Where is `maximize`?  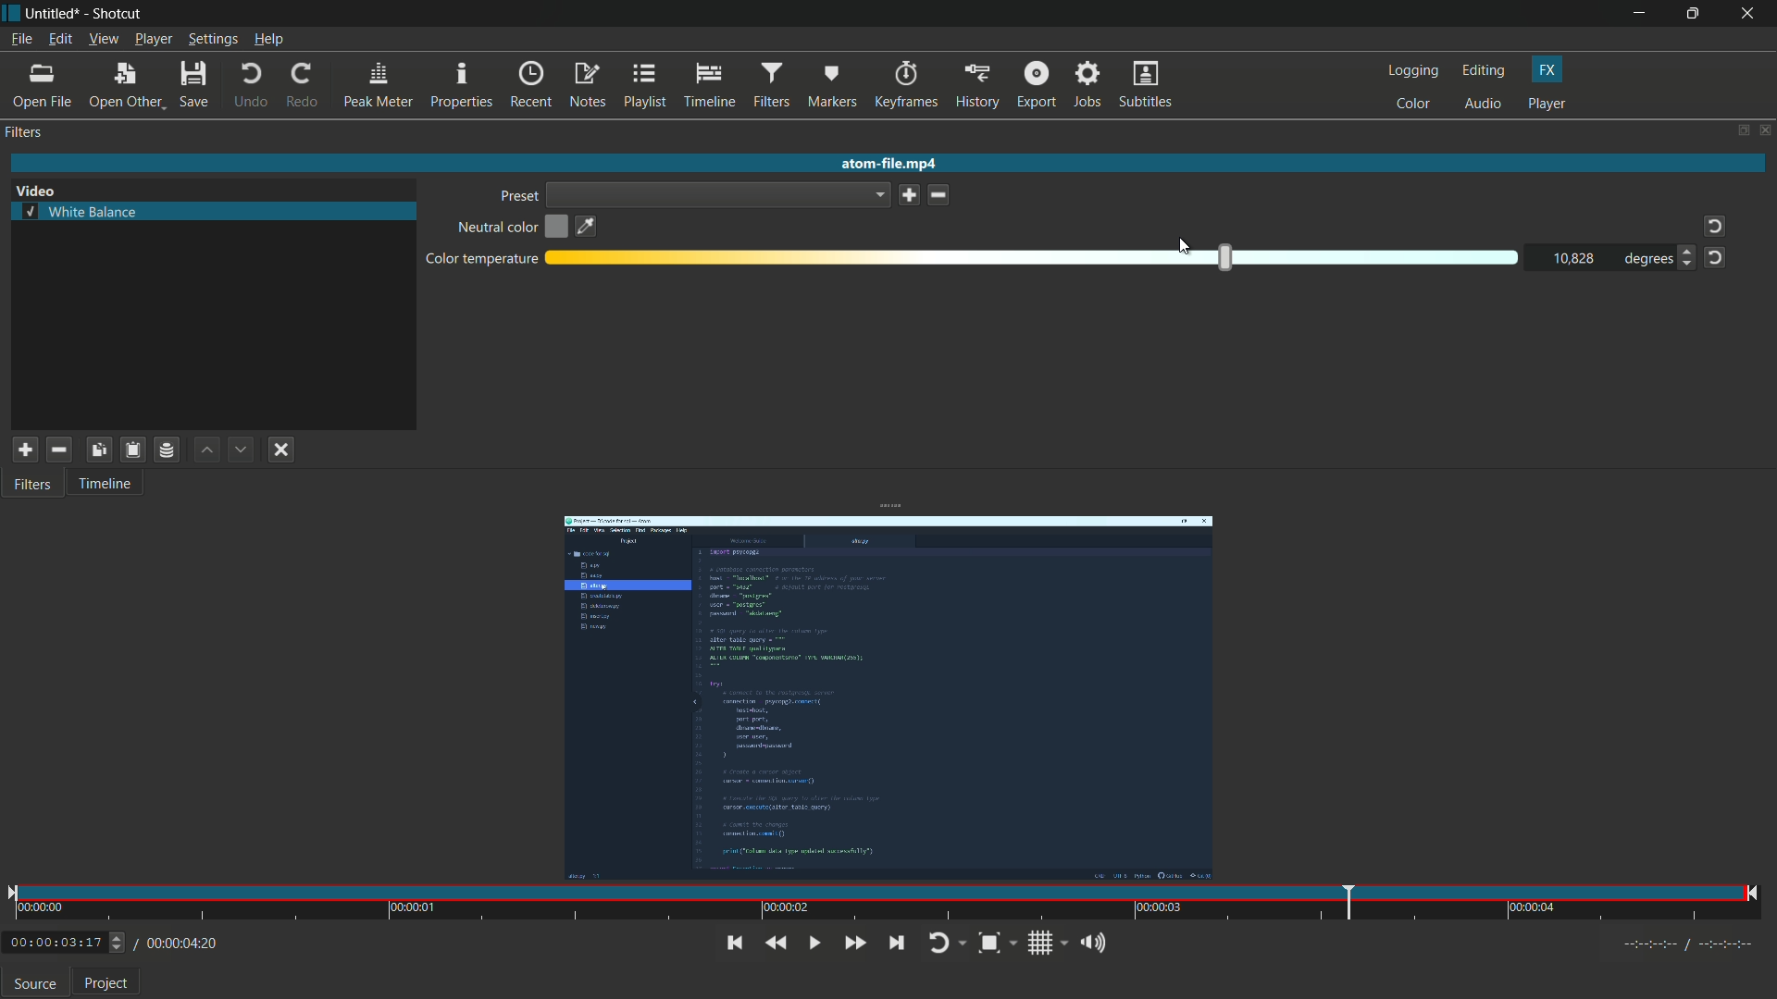 maximize is located at coordinates (1696, 14).